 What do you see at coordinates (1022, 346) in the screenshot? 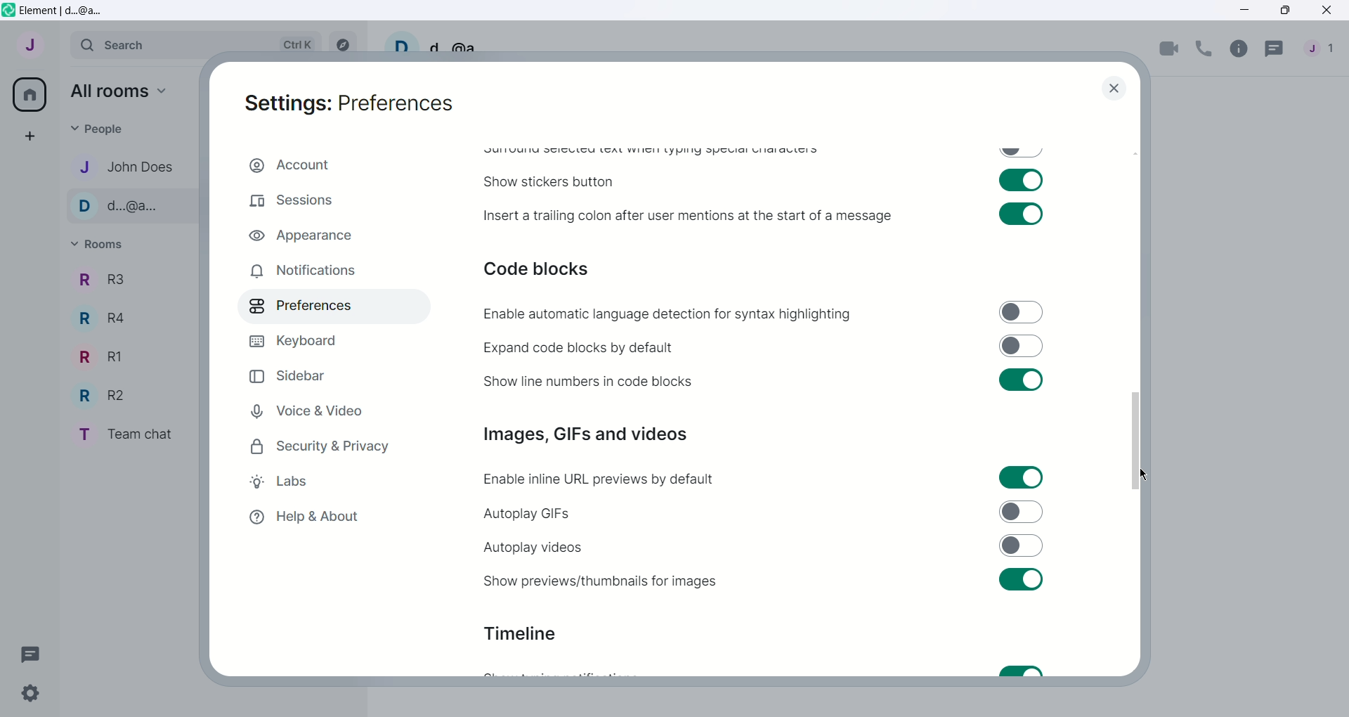
I see `Toggle switch off for expand code blocks by default` at bounding box center [1022, 346].